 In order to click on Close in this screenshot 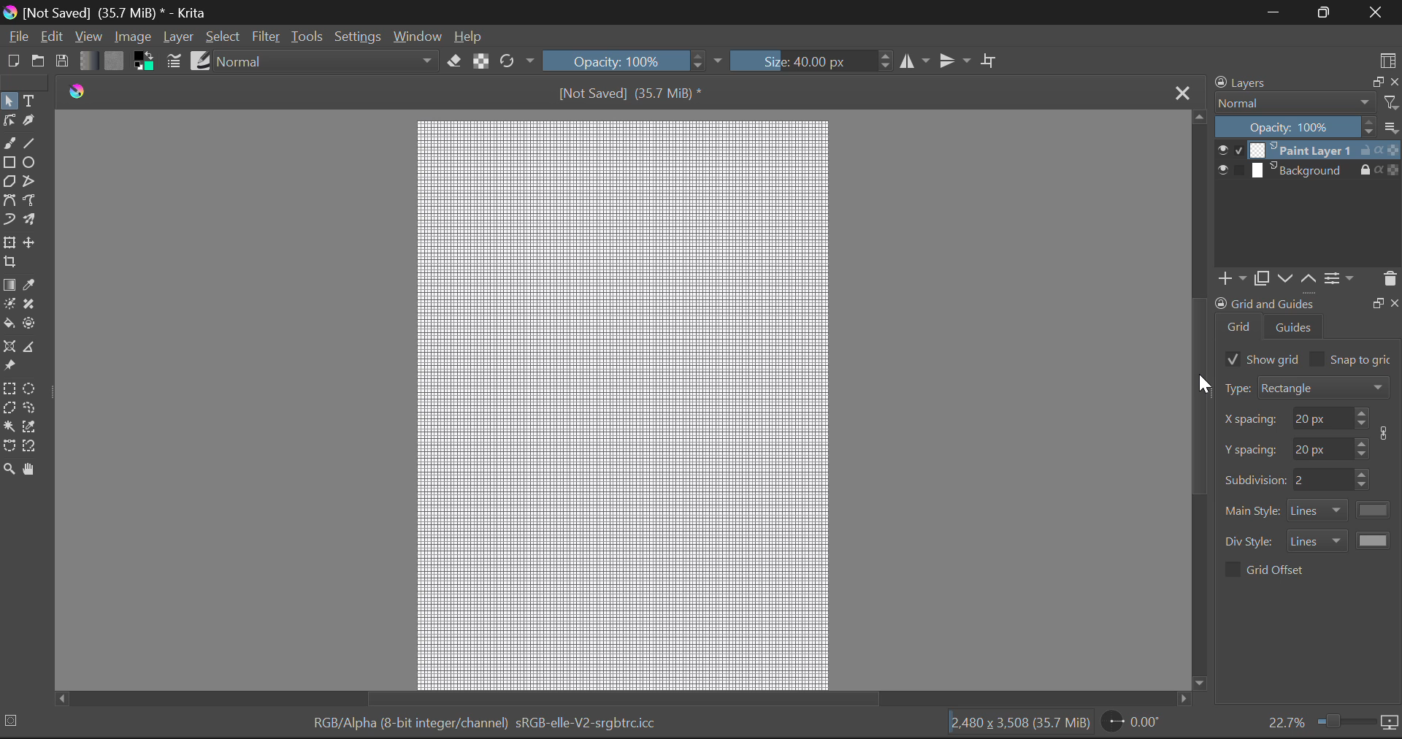, I will do `click(1180, 91)`.